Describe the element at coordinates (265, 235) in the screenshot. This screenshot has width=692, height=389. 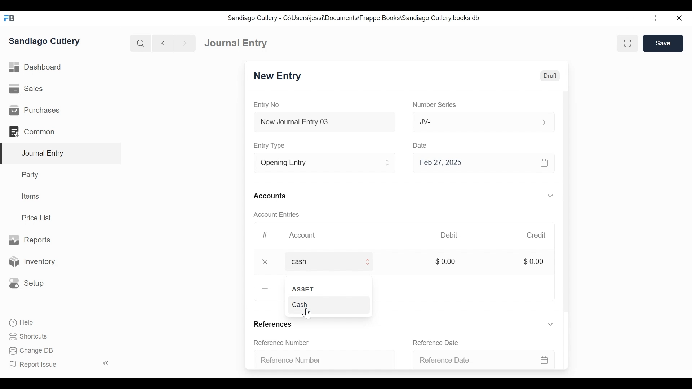
I see `#` at that location.